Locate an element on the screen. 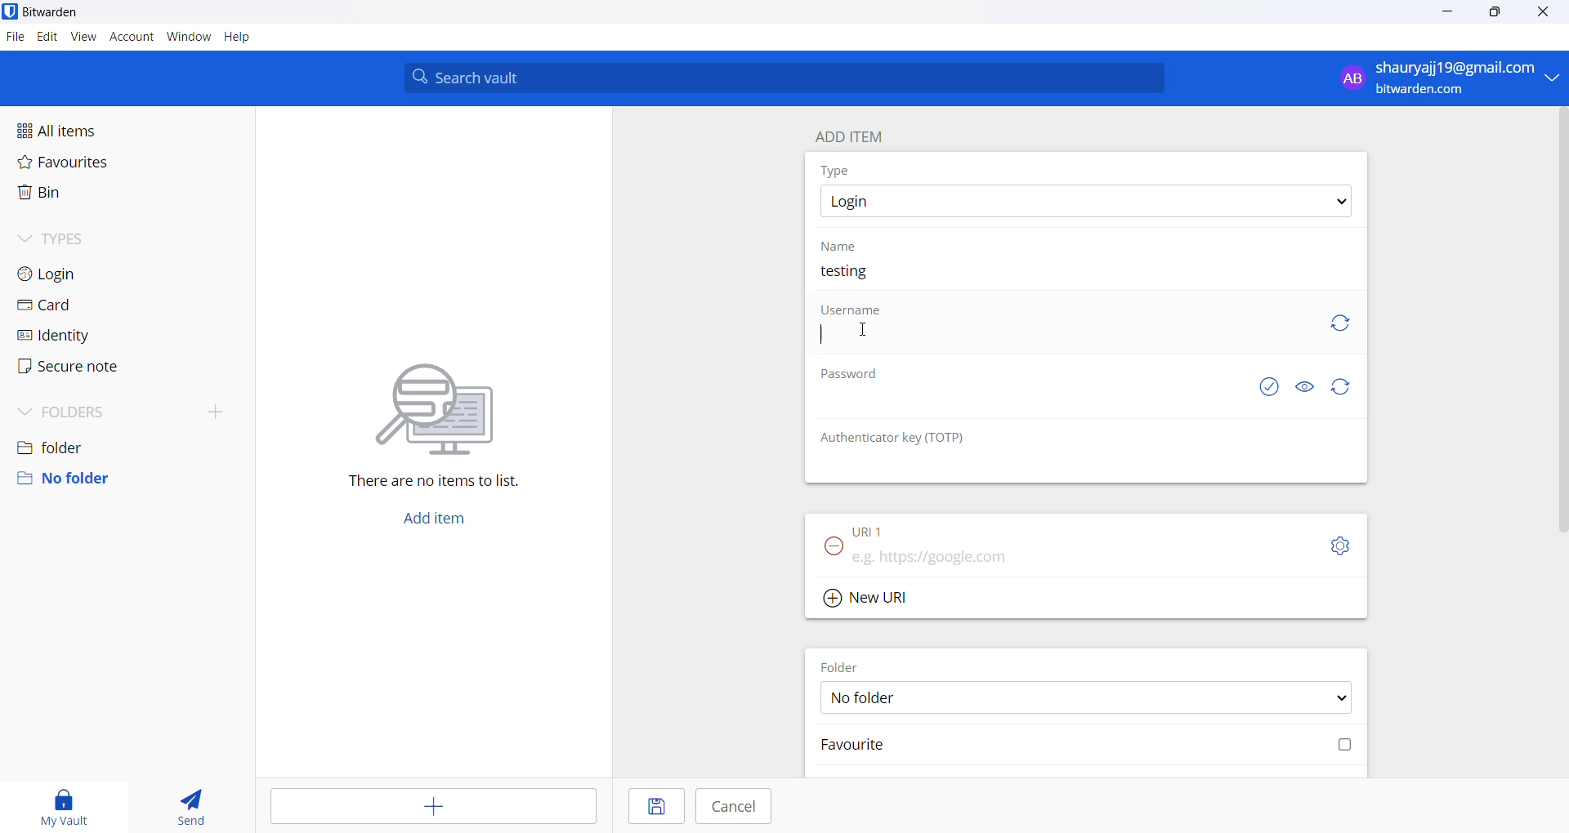 Image resolution: width=1569 pixels, height=833 pixels. type options is located at coordinates (1084, 201).